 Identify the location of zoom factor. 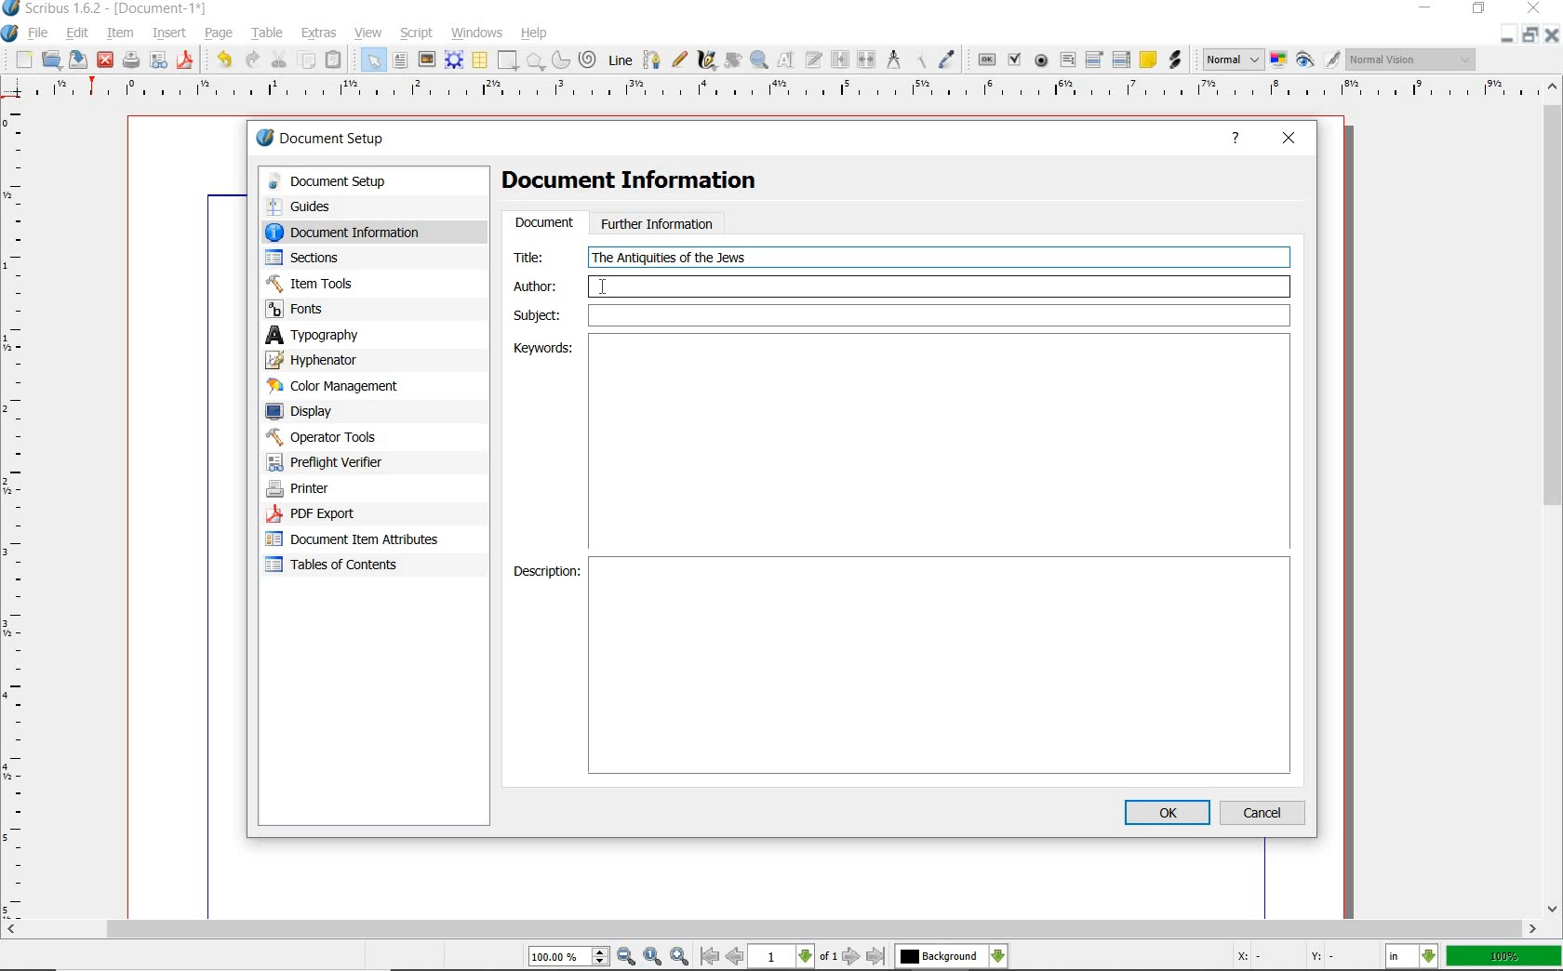
(1503, 958).